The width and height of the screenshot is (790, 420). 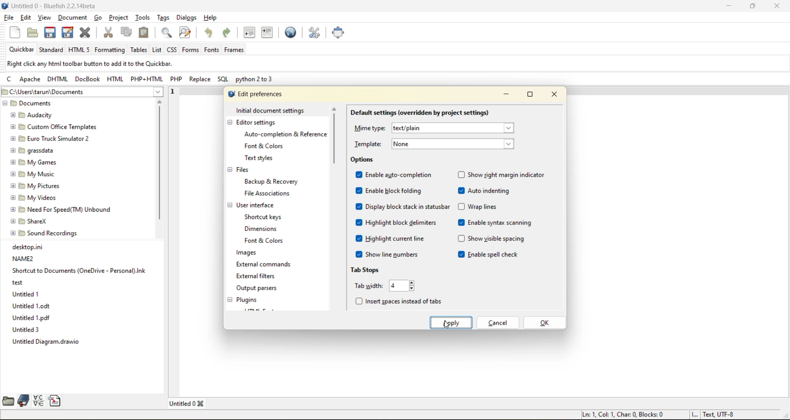 I want to click on file name and app name, so click(x=55, y=6).